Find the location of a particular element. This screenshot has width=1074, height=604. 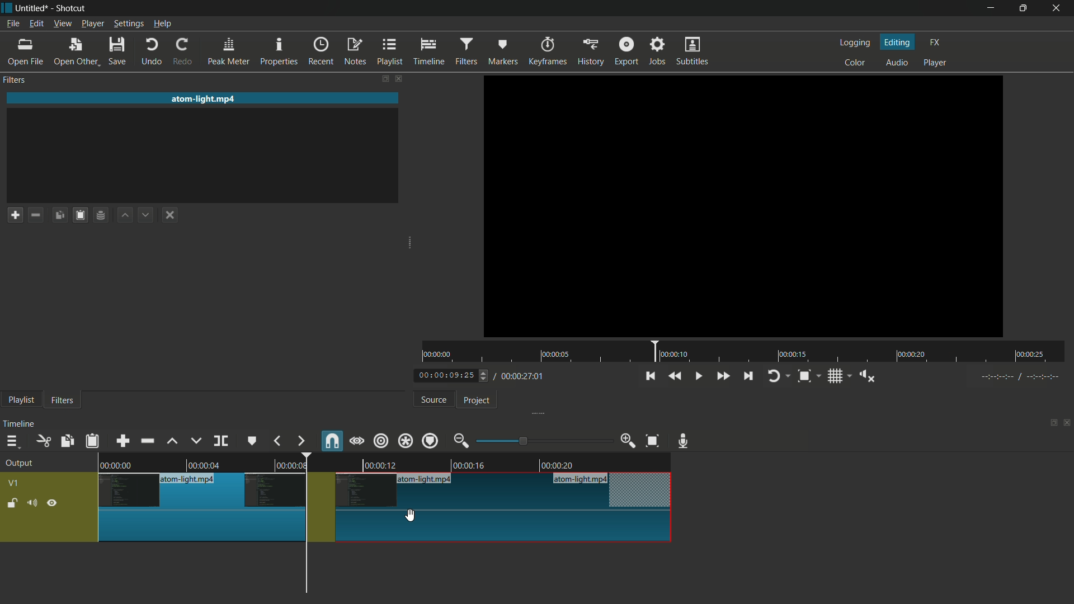

ripple markers is located at coordinates (431, 440).